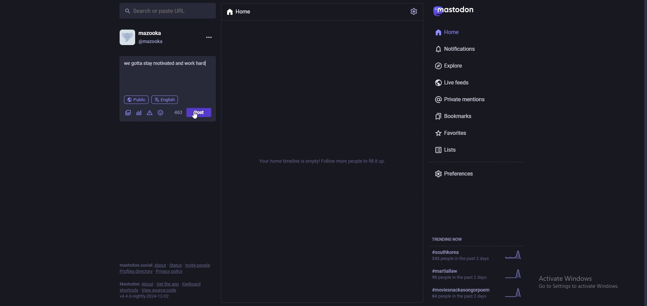  Describe the element at coordinates (484, 273) in the screenshot. I see `trending` at that location.